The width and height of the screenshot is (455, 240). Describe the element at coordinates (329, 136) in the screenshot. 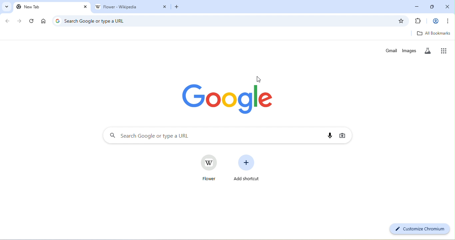

I see `search by voice` at that location.